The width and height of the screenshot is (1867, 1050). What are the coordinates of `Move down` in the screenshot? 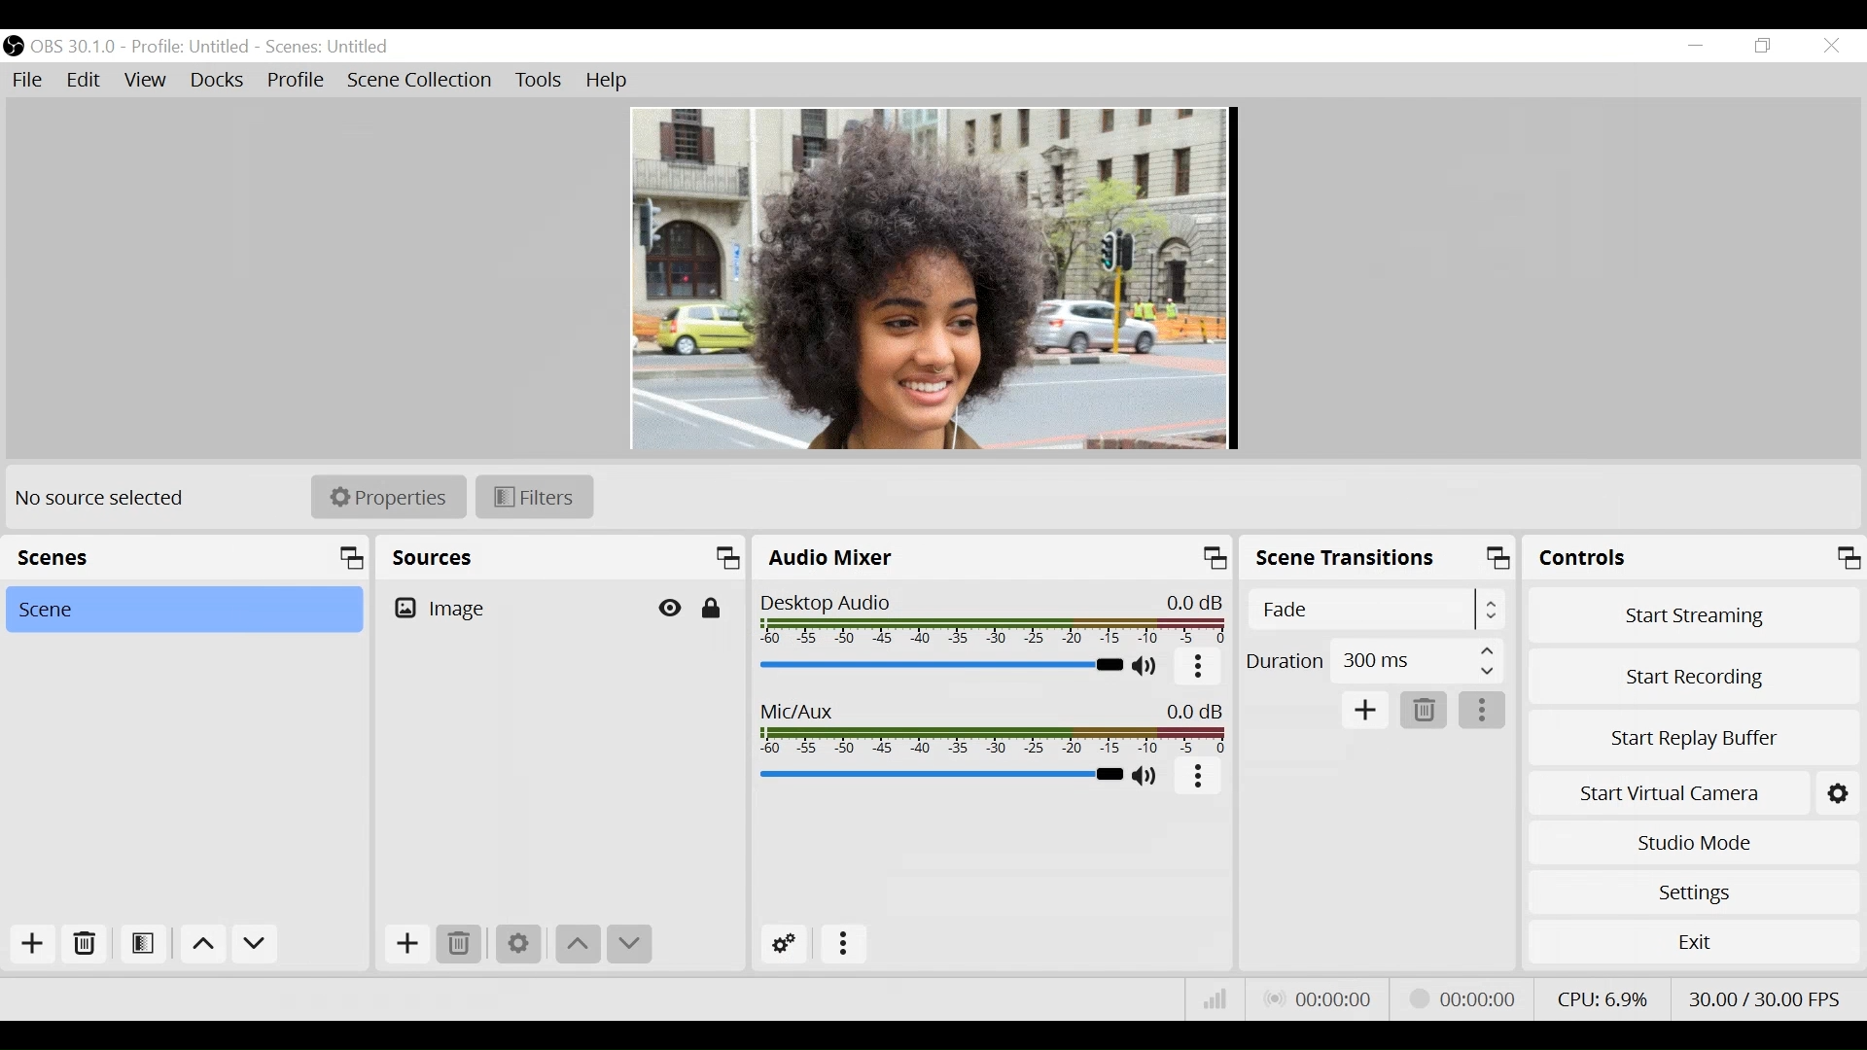 It's located at (579, 944).